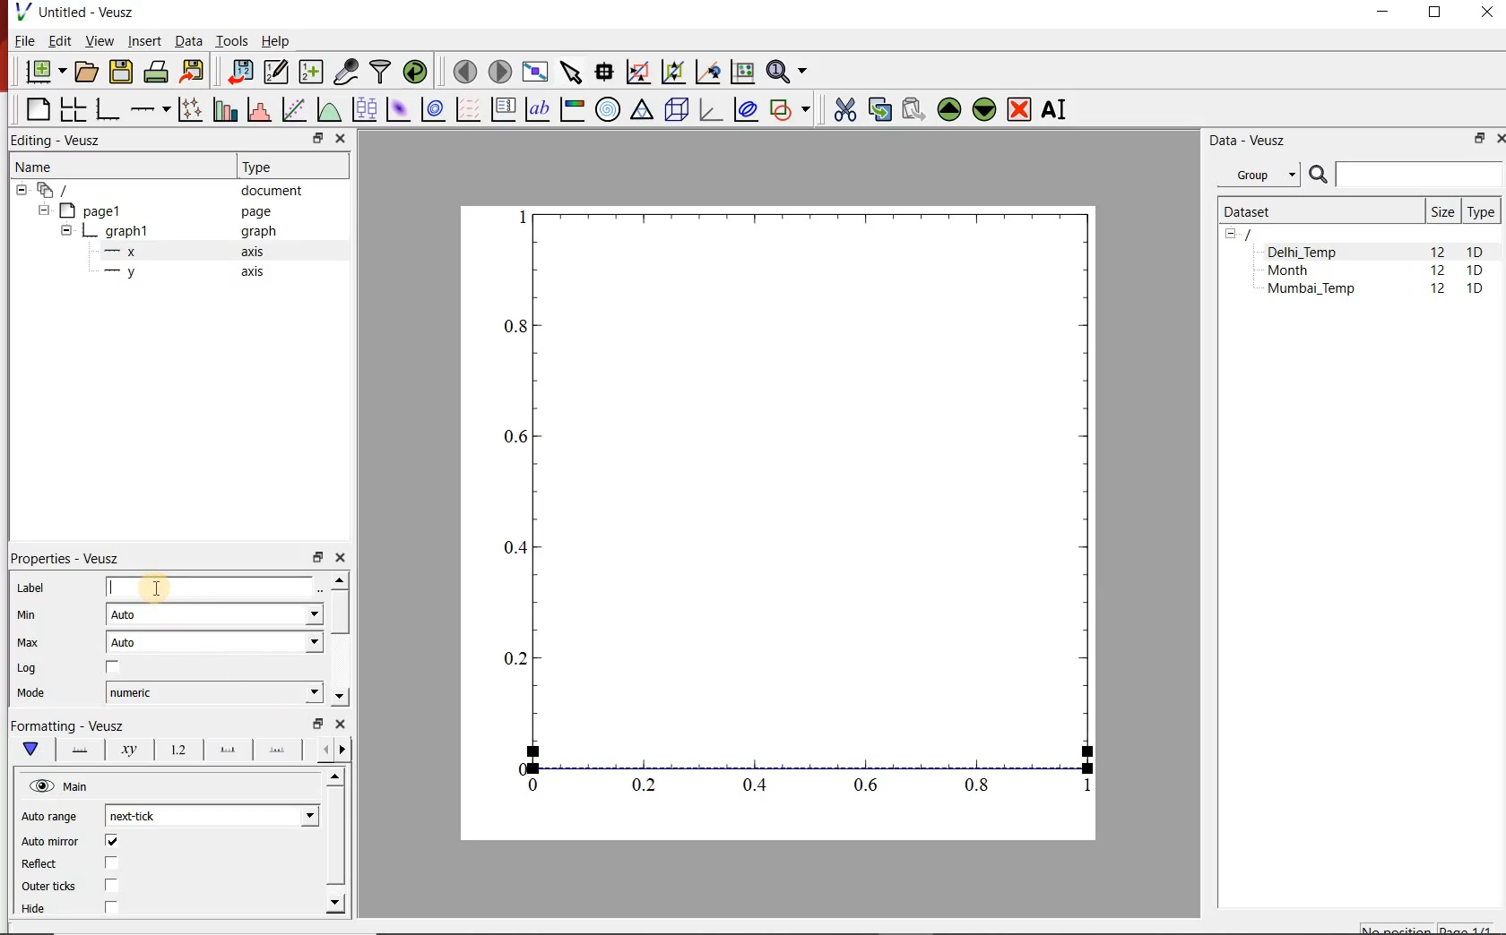 This screenshot has height=935, width=1506. What do you see at coordinates (72, 725) in the screenshot?
I see `Formatting - Veusz` at bounding box center [72, 725].